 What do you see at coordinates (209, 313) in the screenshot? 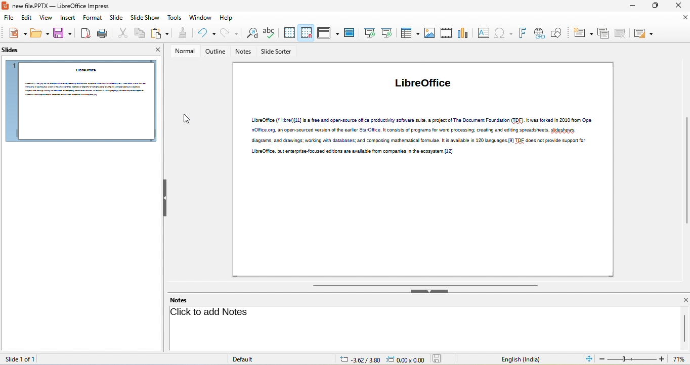
I see `click to add notes` at bounding box center [209, 313].